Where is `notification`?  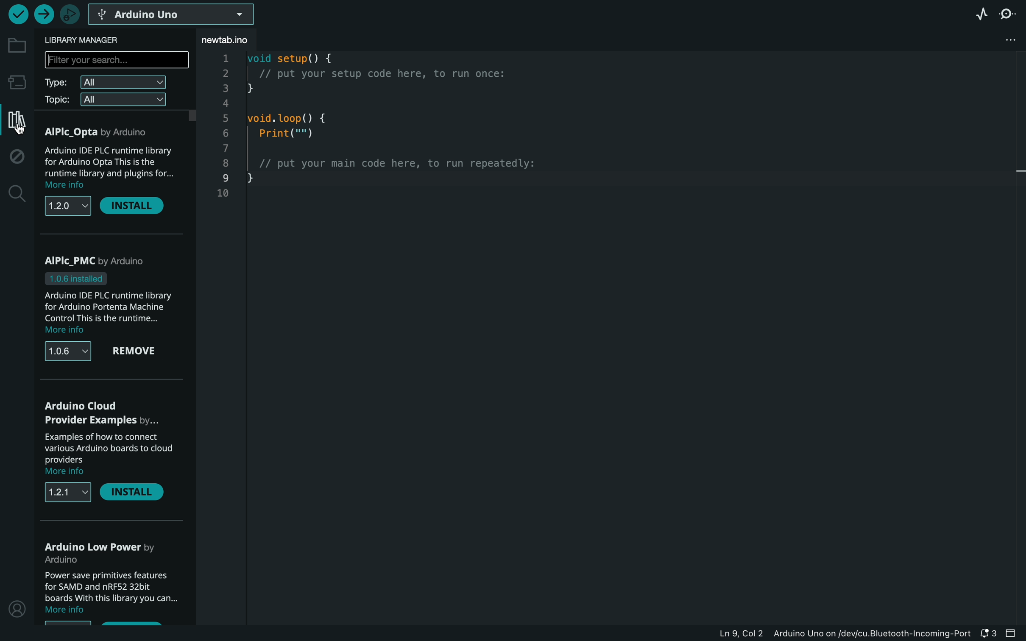
notification is located at coordinates (990, 633).